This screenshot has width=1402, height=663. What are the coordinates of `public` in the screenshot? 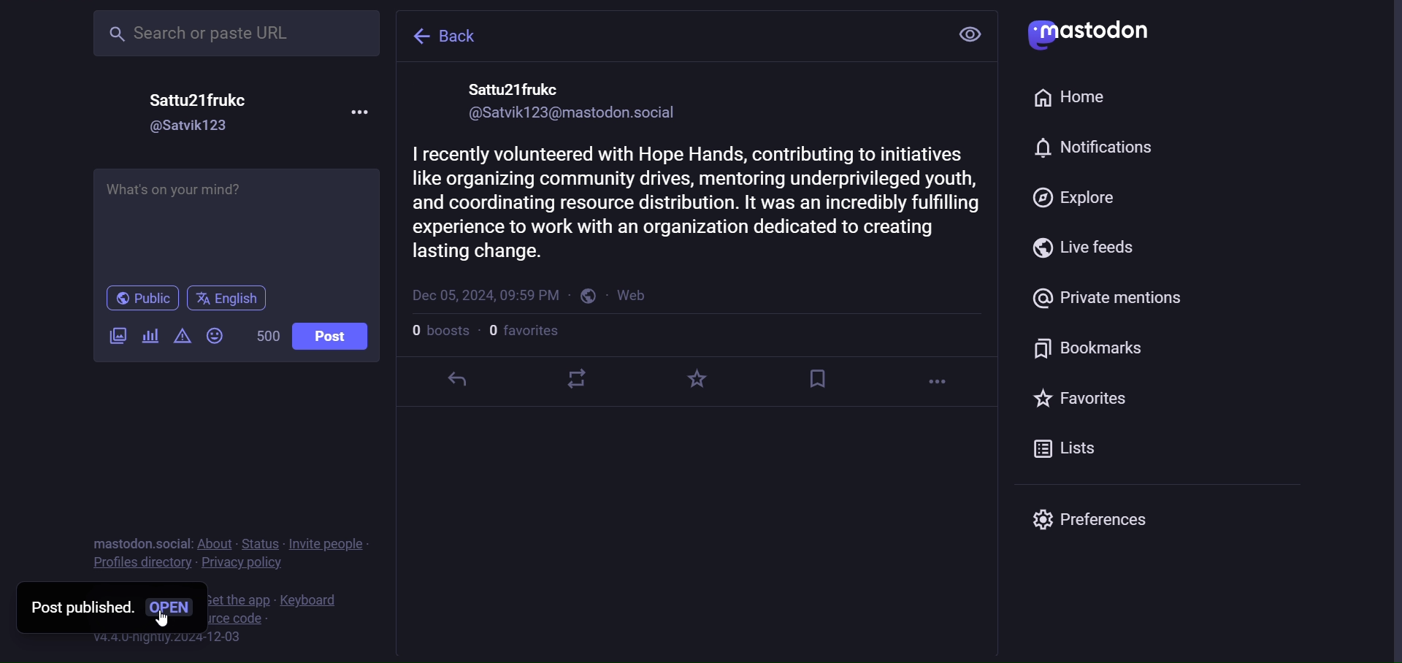 It's located at (587, 297).